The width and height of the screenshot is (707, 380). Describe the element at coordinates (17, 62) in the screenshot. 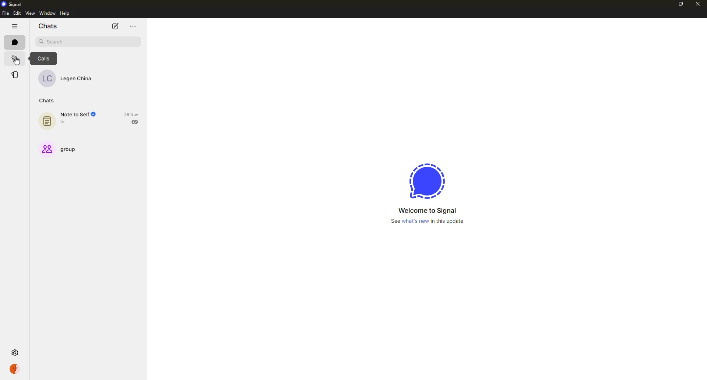

I see `cursor` at that location.